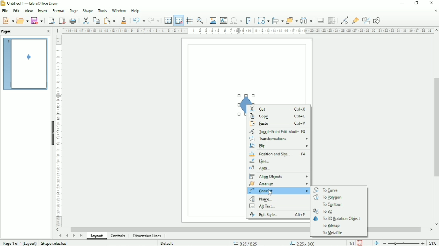  I want to click on To curve, so click(327, 190).